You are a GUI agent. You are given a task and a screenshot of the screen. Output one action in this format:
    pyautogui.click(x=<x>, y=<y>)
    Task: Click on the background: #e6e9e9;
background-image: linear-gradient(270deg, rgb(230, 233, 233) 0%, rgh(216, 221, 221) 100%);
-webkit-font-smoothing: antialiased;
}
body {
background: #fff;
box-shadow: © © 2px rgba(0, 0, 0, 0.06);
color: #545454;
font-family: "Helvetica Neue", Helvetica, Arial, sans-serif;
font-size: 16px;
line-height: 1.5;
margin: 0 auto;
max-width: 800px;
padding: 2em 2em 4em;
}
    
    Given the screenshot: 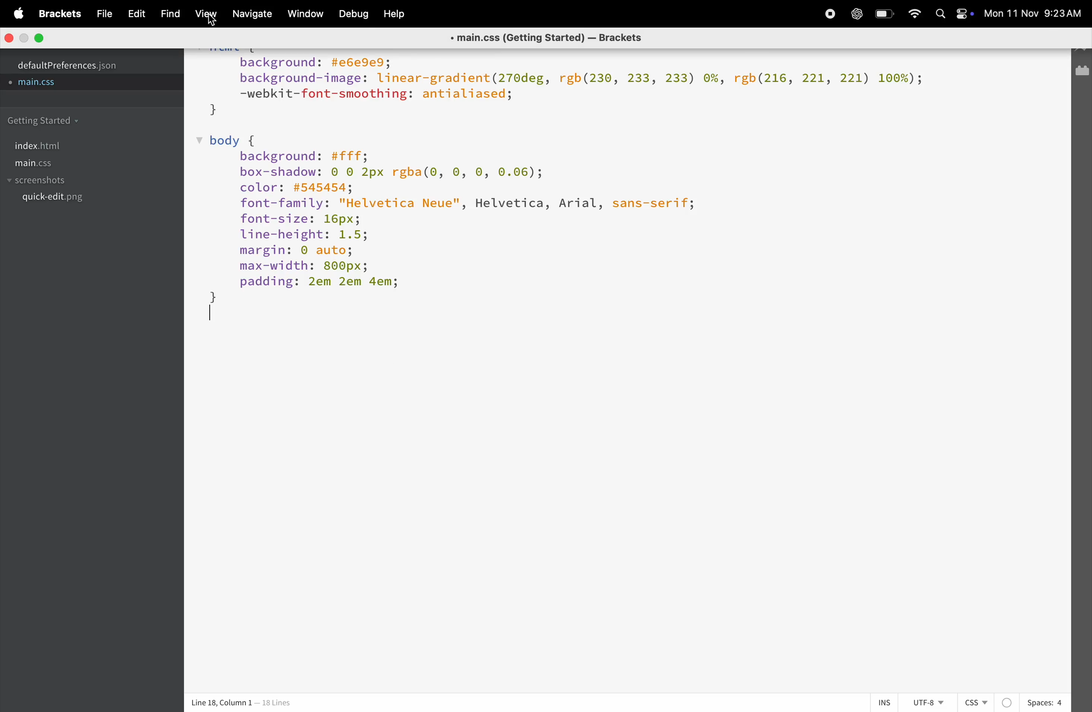 What is the action you would take?
    pyautogui.click(x=573, y=194)
    